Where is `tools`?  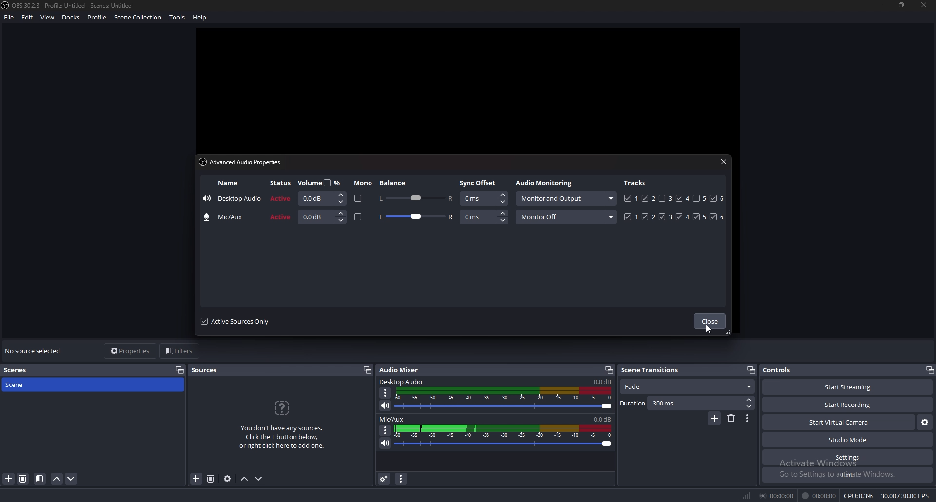 tools is located at coordinates (176, 18).